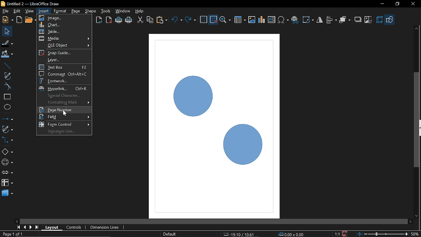  I want to click on Help, so click(140, 11).